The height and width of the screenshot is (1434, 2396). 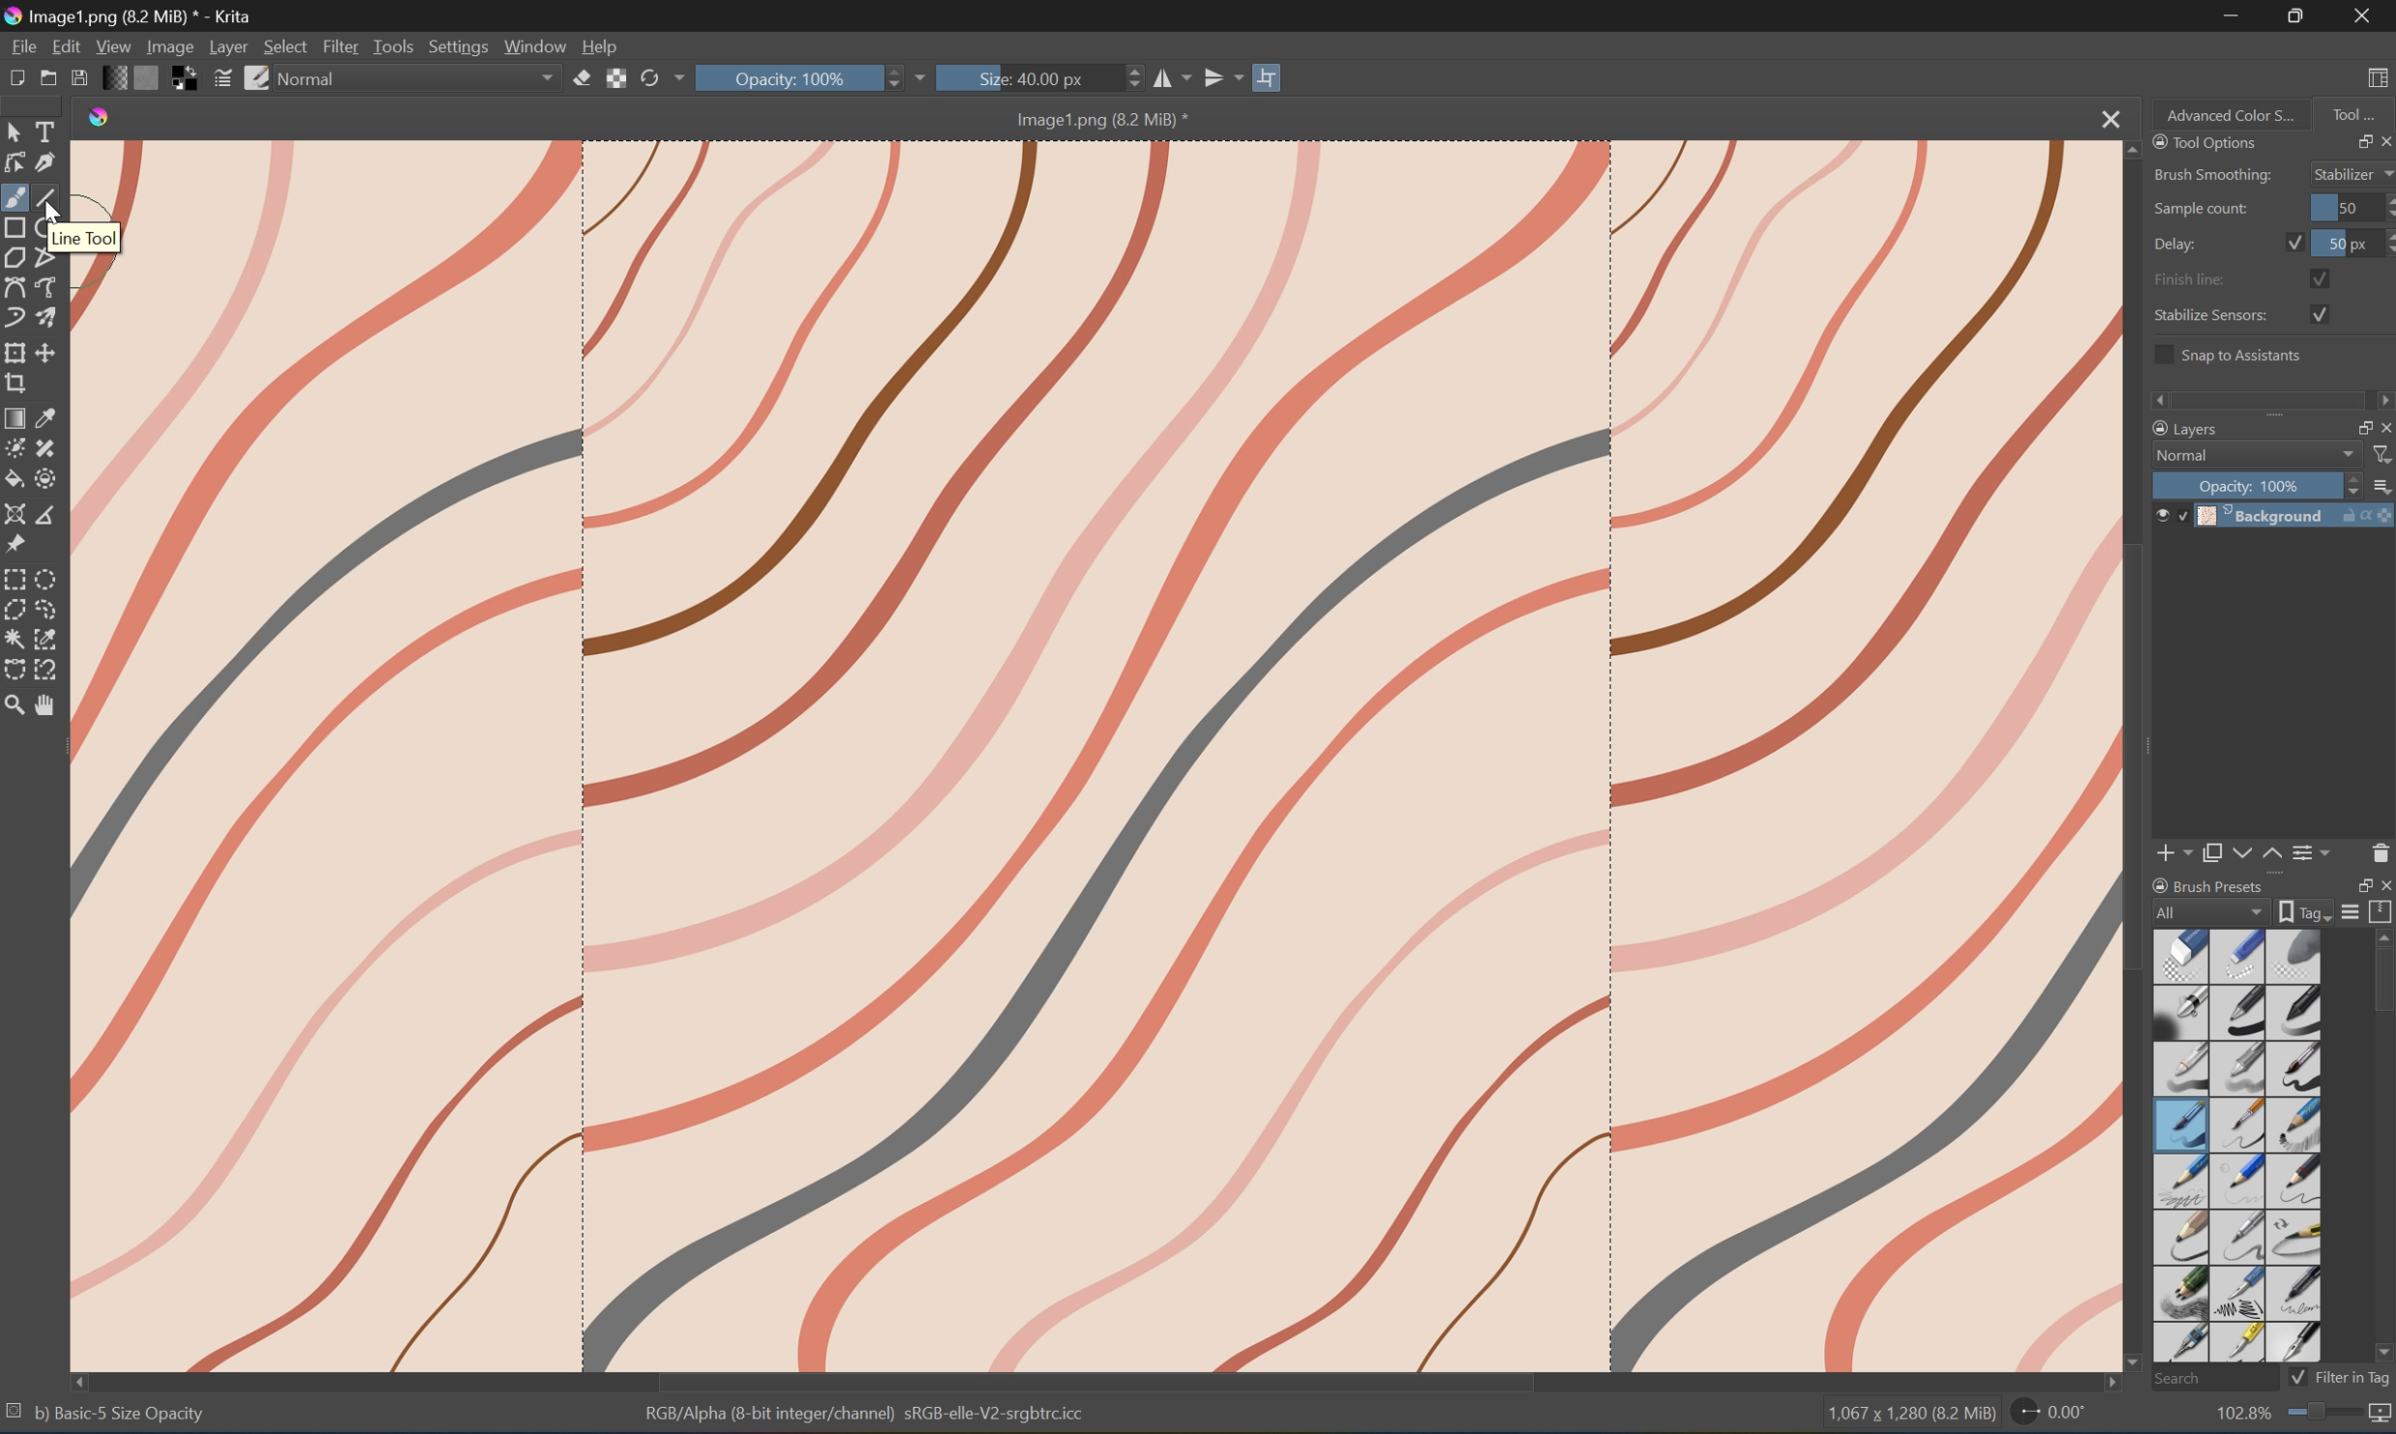 I want to click on Cursor, so click(x=49, y=211).